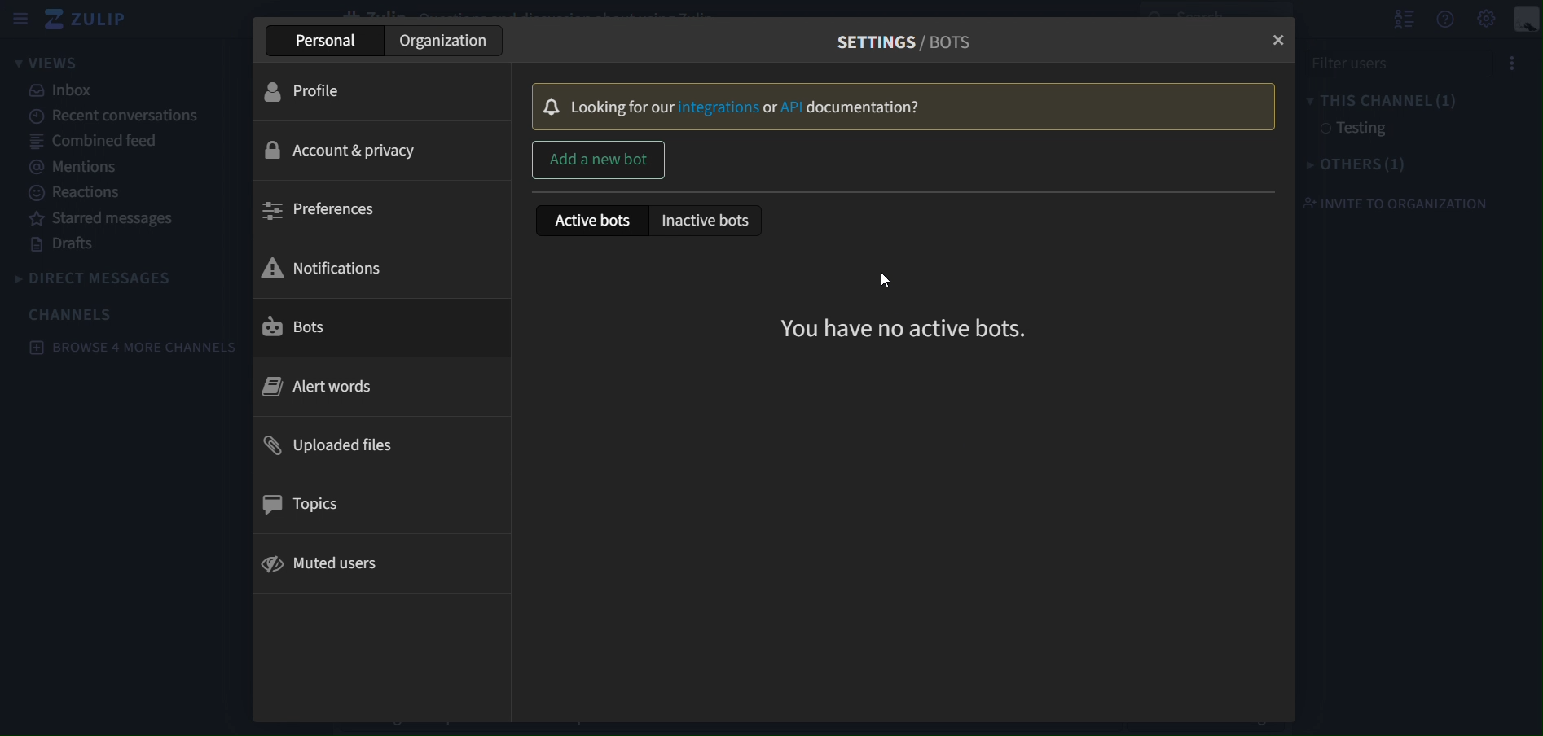 The image size is (1543, 736). What do you see at coordinates (1527, 20) in the screenshot?
I see `personal menu` at bounding box center [1527, 20].